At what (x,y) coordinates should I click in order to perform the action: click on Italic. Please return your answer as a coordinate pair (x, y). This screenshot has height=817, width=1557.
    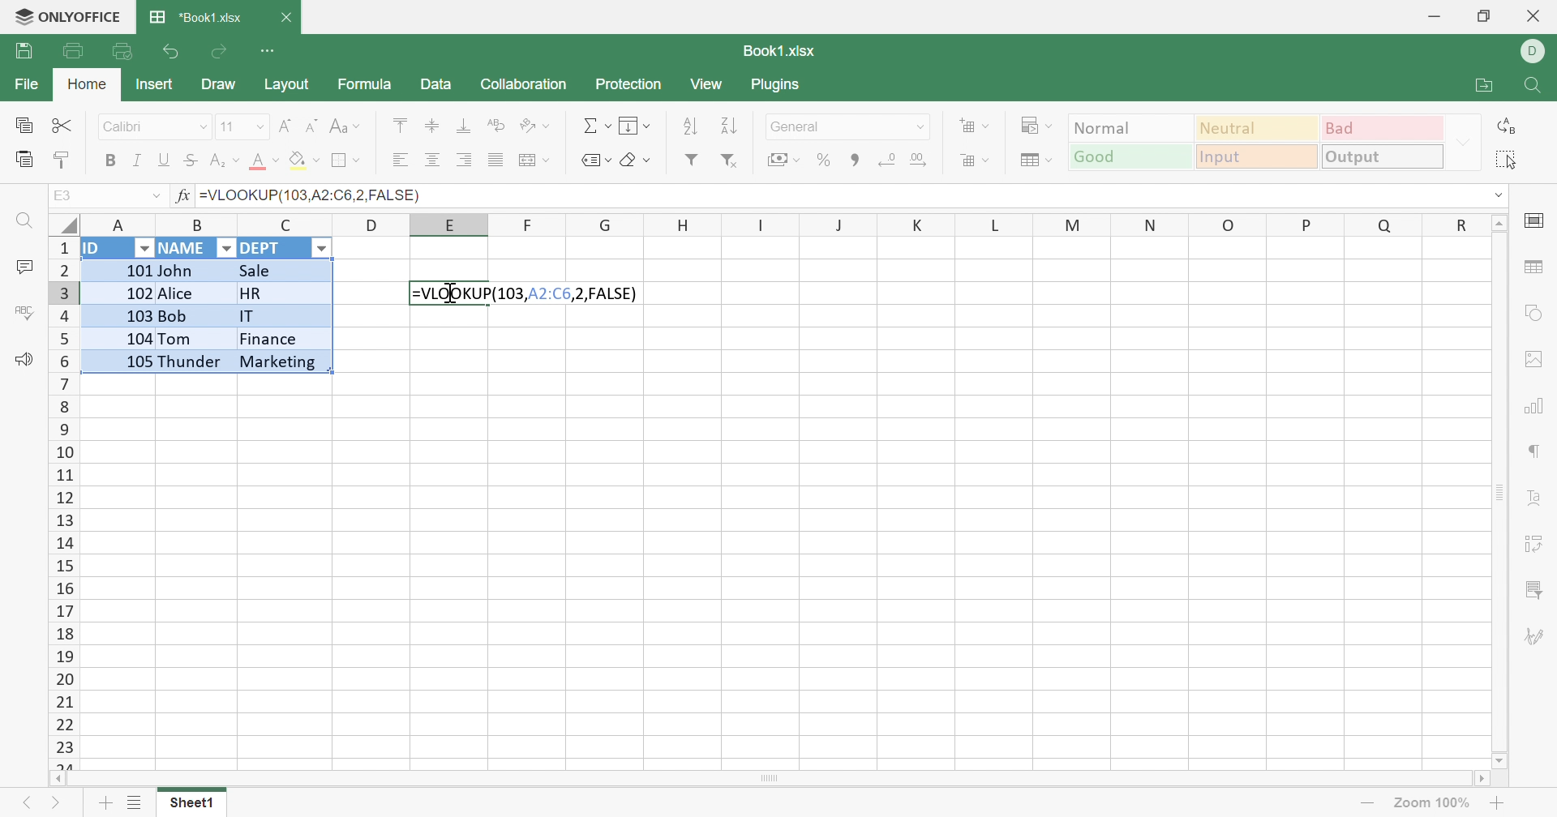
    Looking at the image, I should click on (138, 161).